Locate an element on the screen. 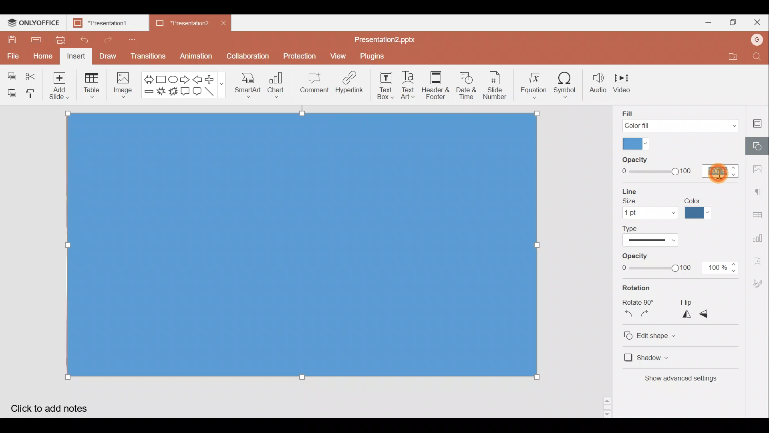  Protection is located at coordinates (298, 56).